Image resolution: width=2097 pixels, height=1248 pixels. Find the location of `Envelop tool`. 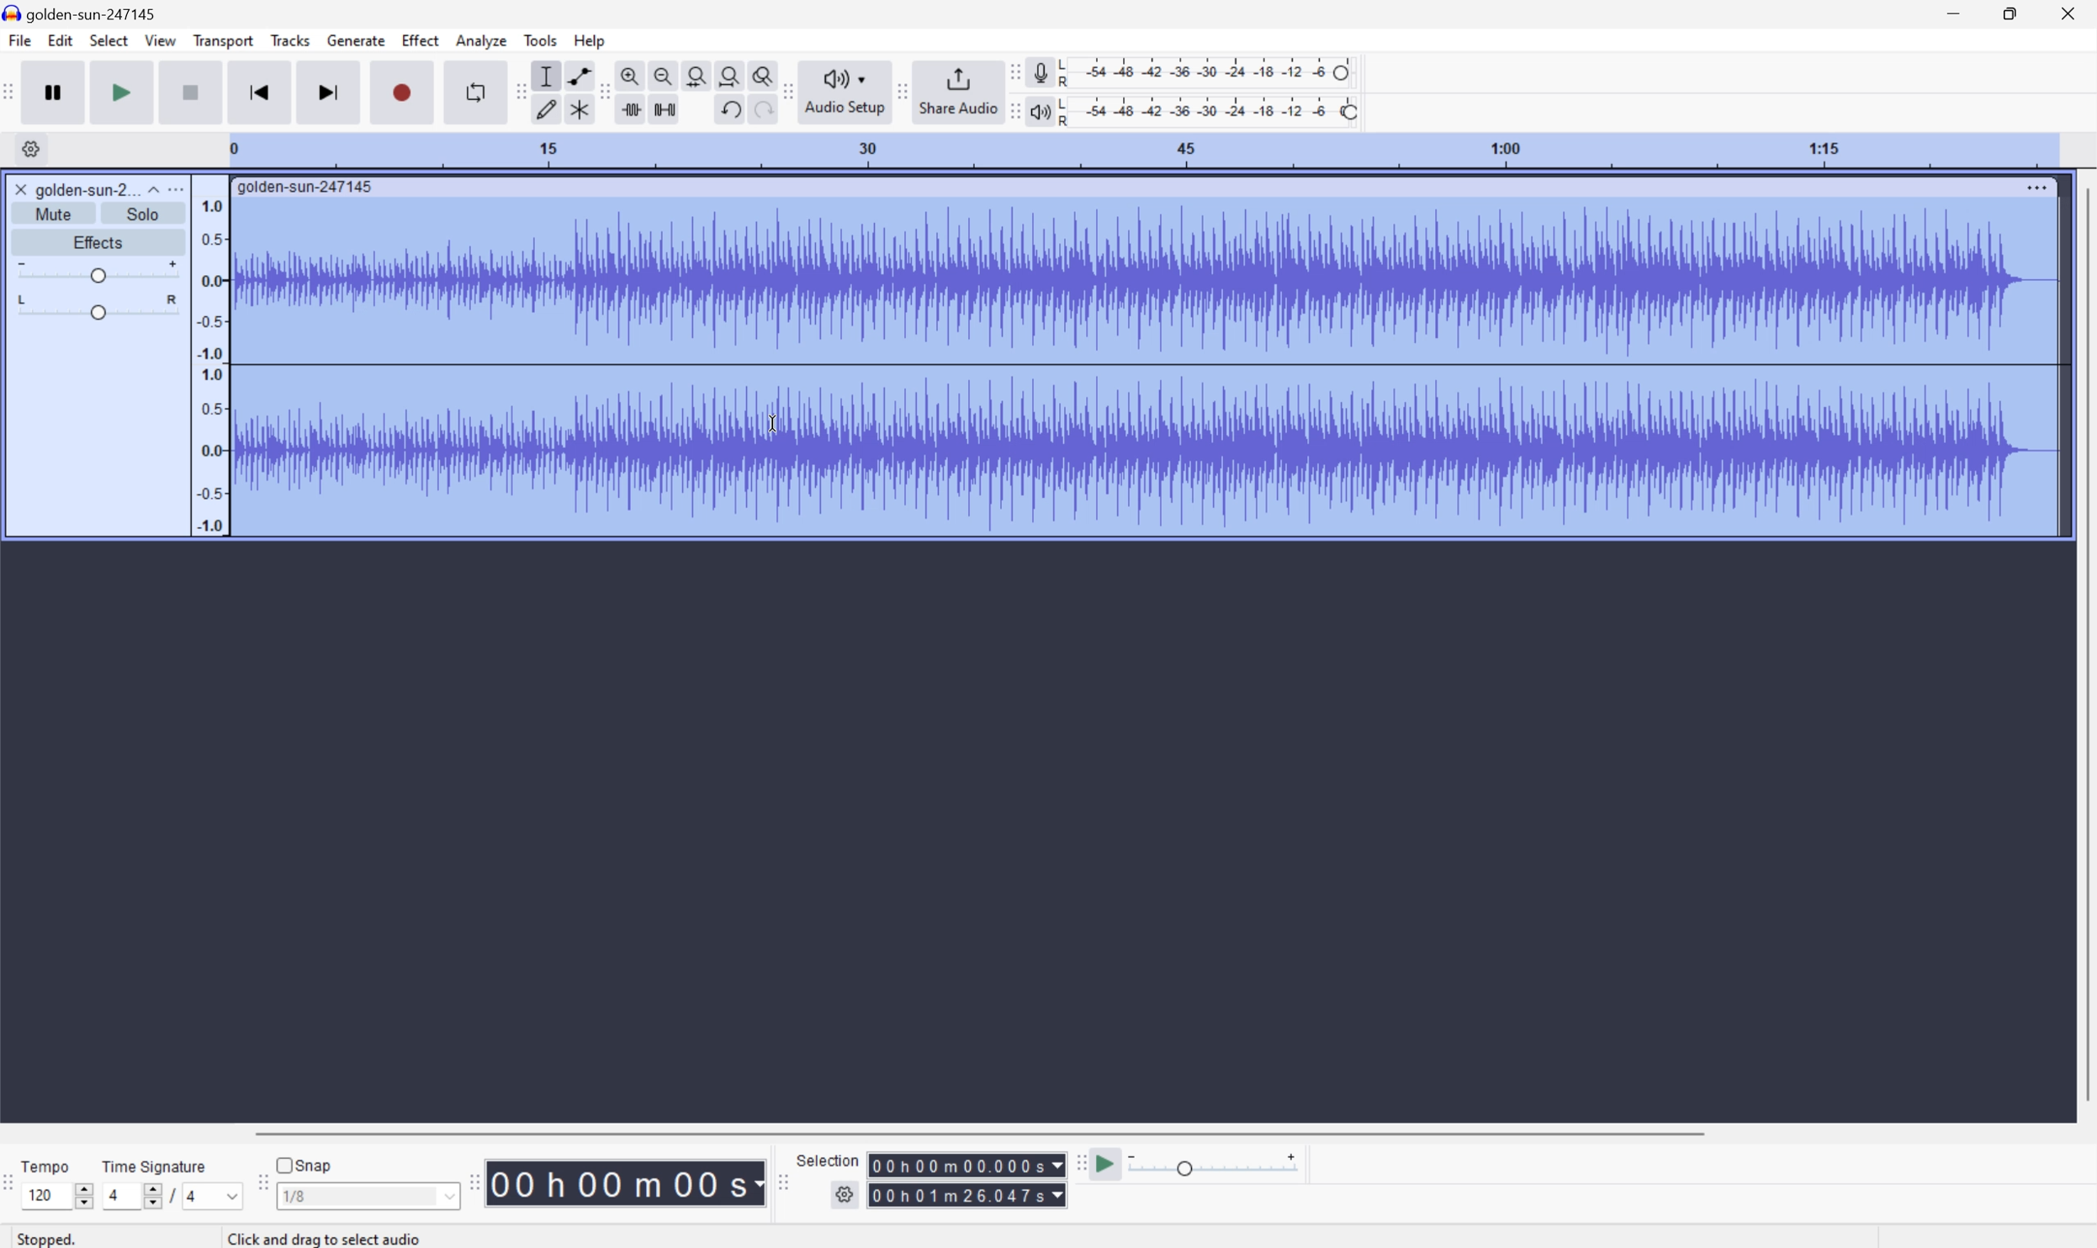

Envelop tool is located at coordinates (575, 75).